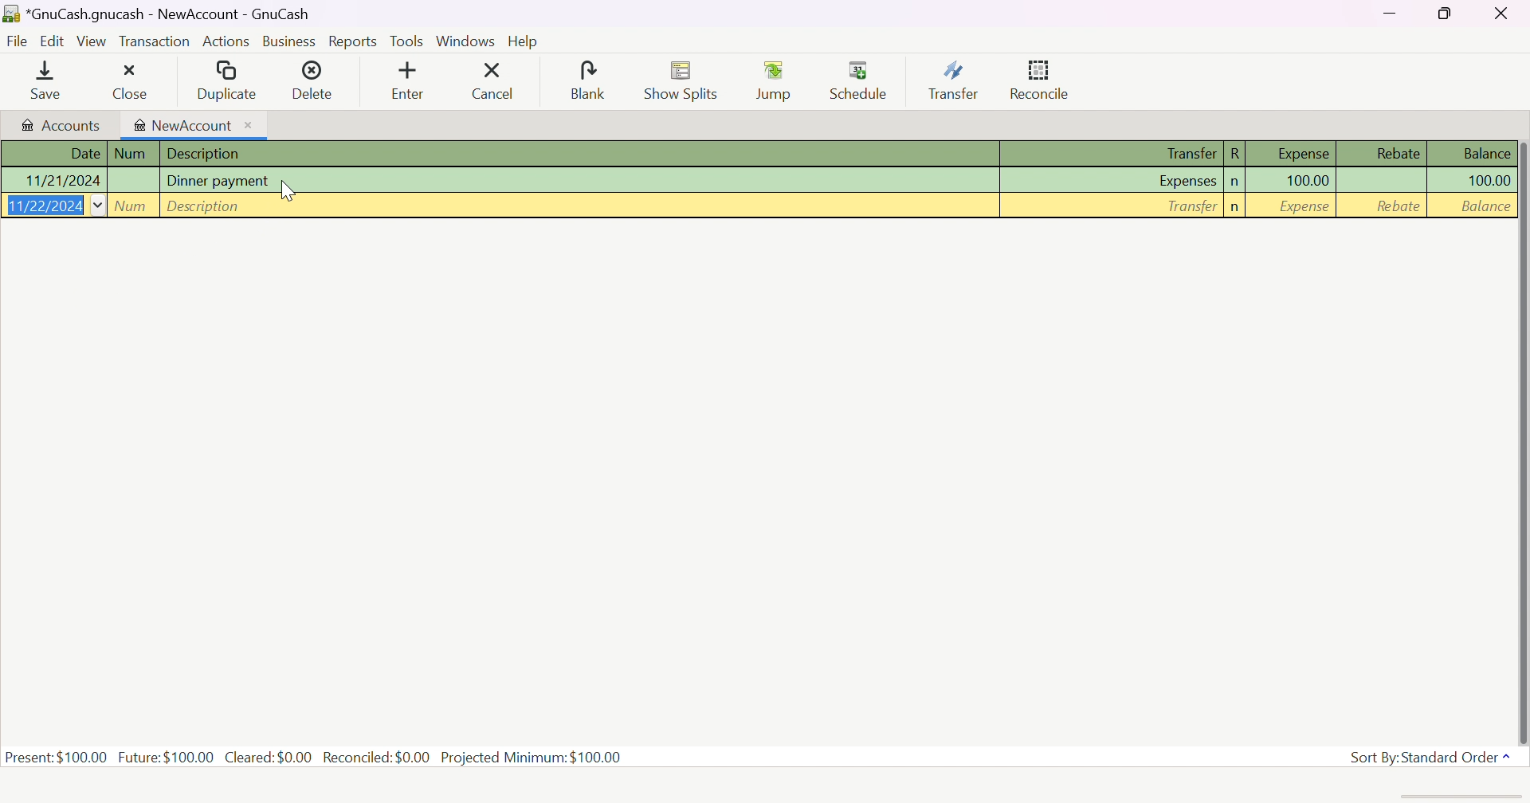 The height and width of the screenshot is (803, 1530). What do you see at coordinates (288, 191) in the screenshot?
I see `Cursor` at bounding box center [288, 191].